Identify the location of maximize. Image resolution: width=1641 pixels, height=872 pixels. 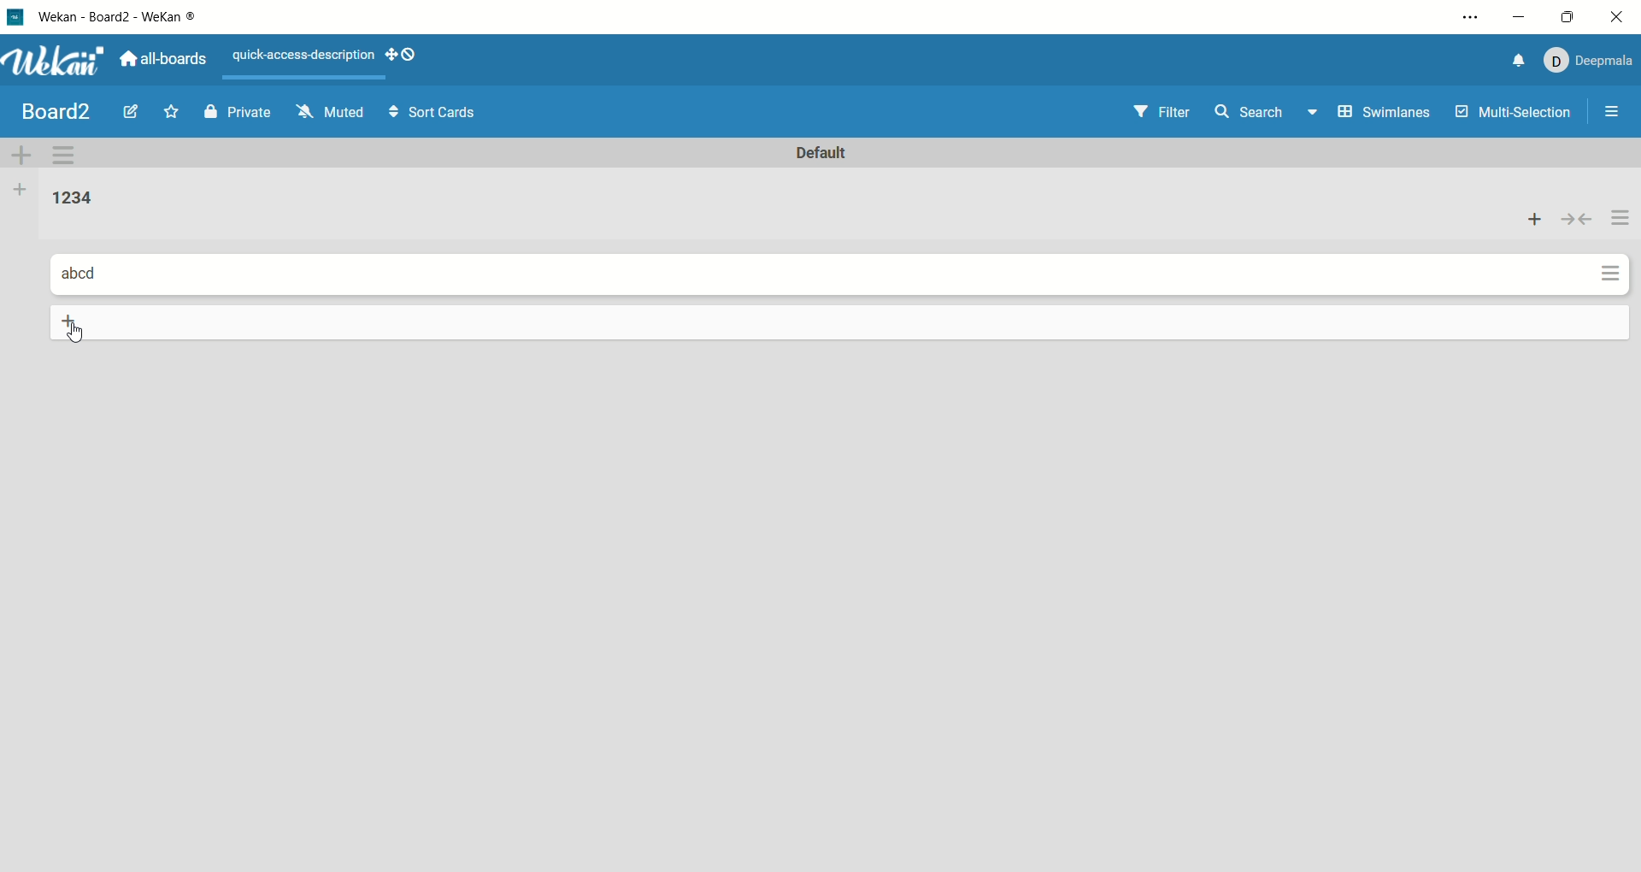
(1571, 13).